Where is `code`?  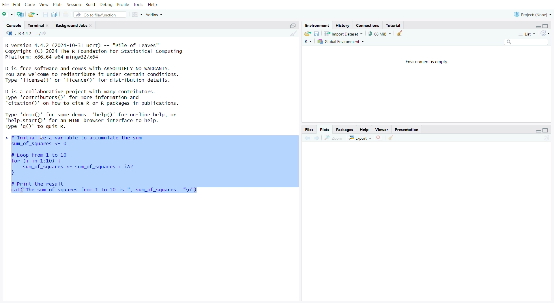 code is located at coordinates (30, 5).